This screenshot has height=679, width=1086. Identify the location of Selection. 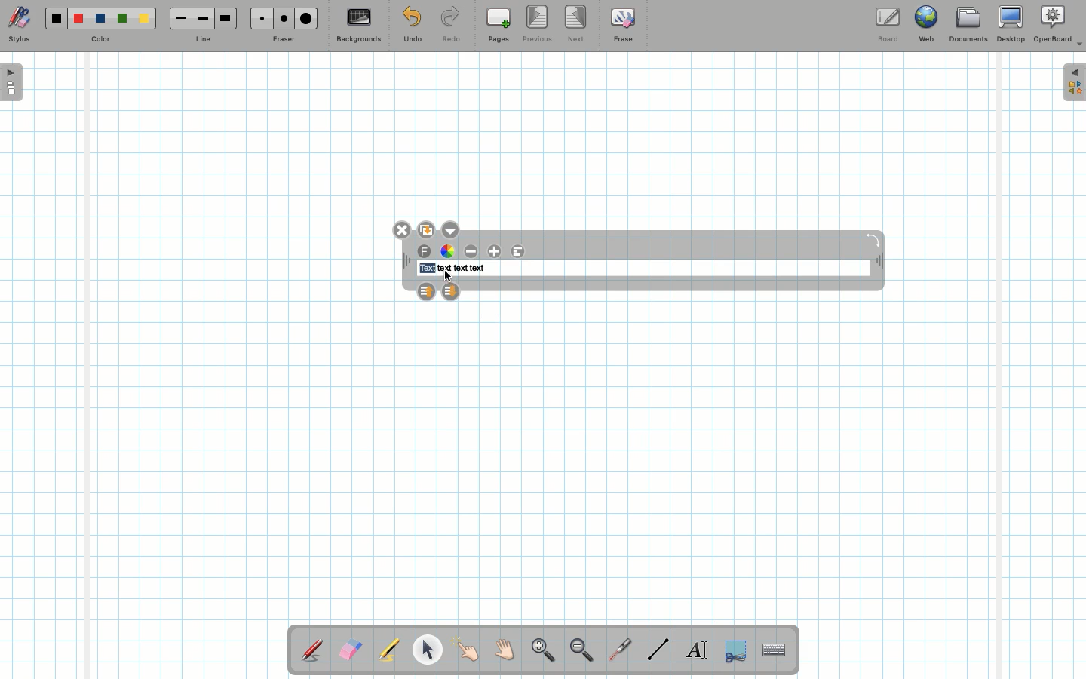
(734, 649).